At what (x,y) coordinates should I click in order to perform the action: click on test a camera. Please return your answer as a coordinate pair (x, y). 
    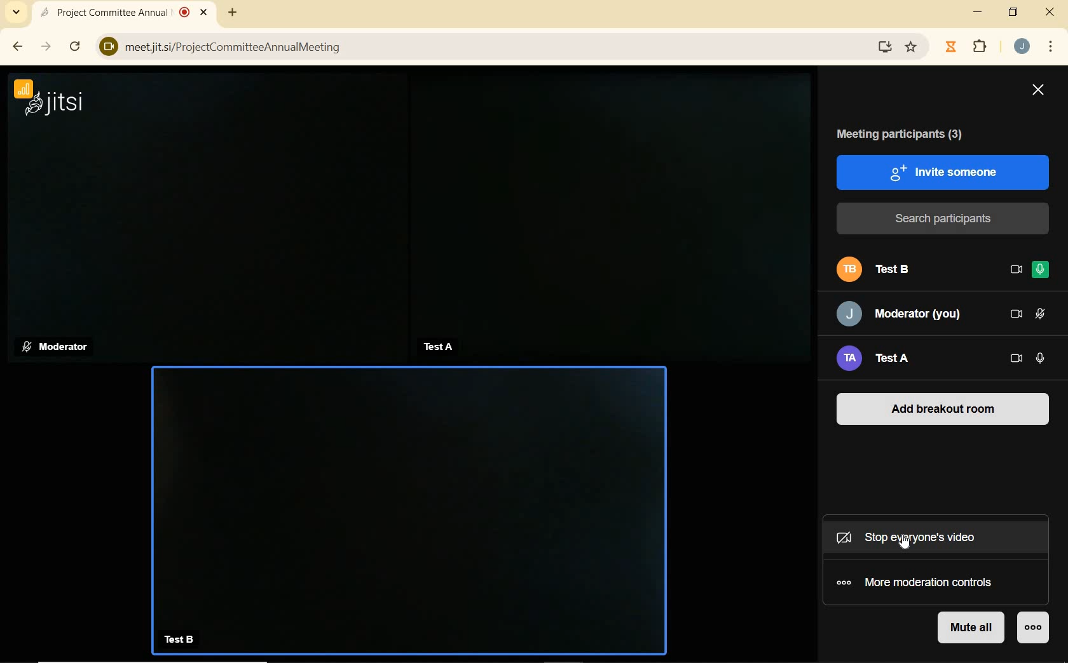
    Looking at the image, I should click on (612, 232).